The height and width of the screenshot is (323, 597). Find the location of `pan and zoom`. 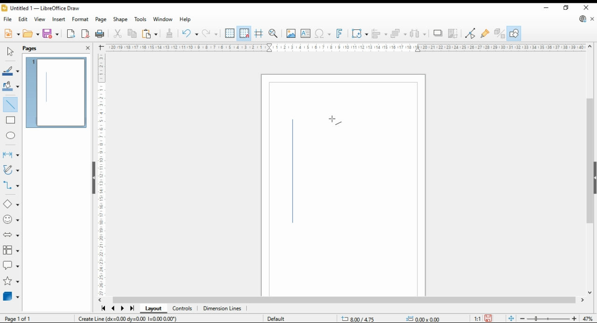

pan and zoom is located at coordinates (273, 34).